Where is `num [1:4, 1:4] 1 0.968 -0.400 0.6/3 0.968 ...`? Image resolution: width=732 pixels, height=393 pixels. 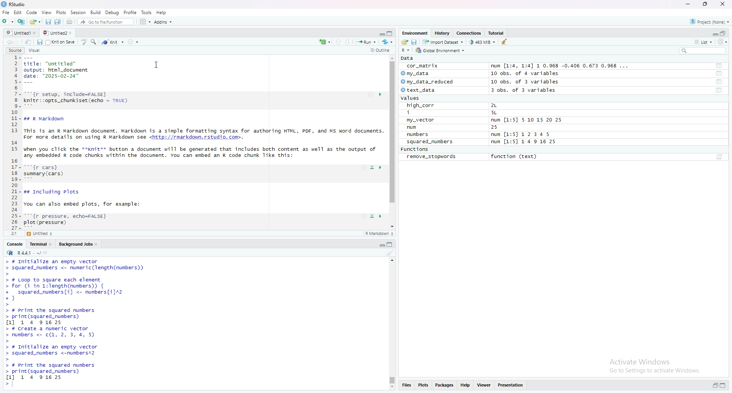
num [1:4, 1:4] 1 0.968 -0.400 0.6/3 0.968 ... is located at coordinates (560, 64).